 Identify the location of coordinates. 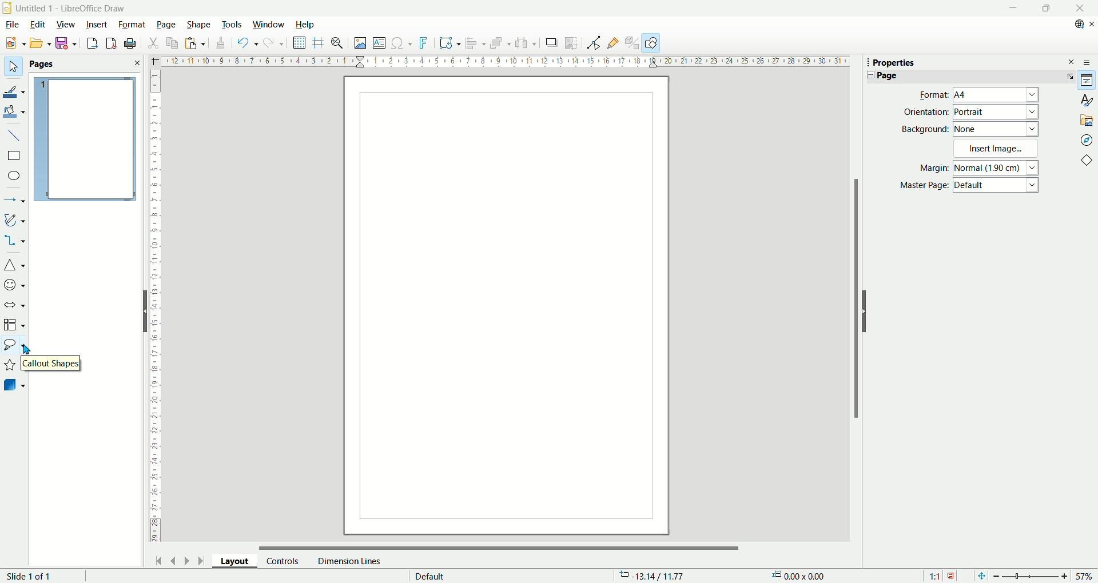
(654, 576).